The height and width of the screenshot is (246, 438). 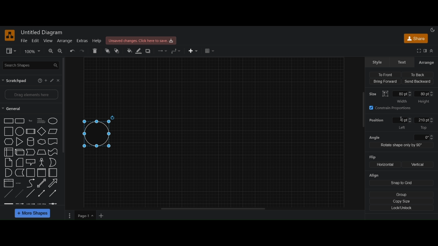 What do you see at coordinates (41, 120) in the screenshot?
I see `Para` at bounding box center [41, 120].